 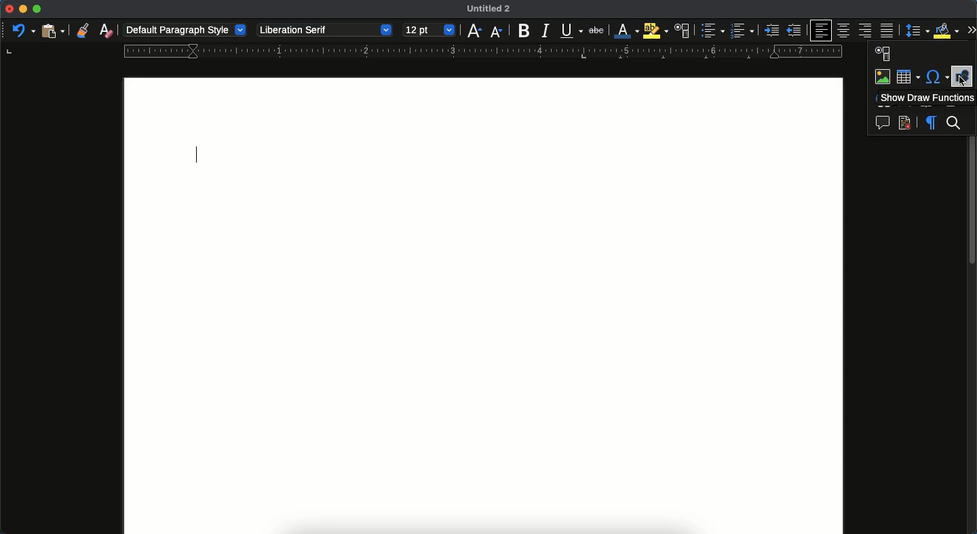 I want to click on unident, so click(x=792, y=31).